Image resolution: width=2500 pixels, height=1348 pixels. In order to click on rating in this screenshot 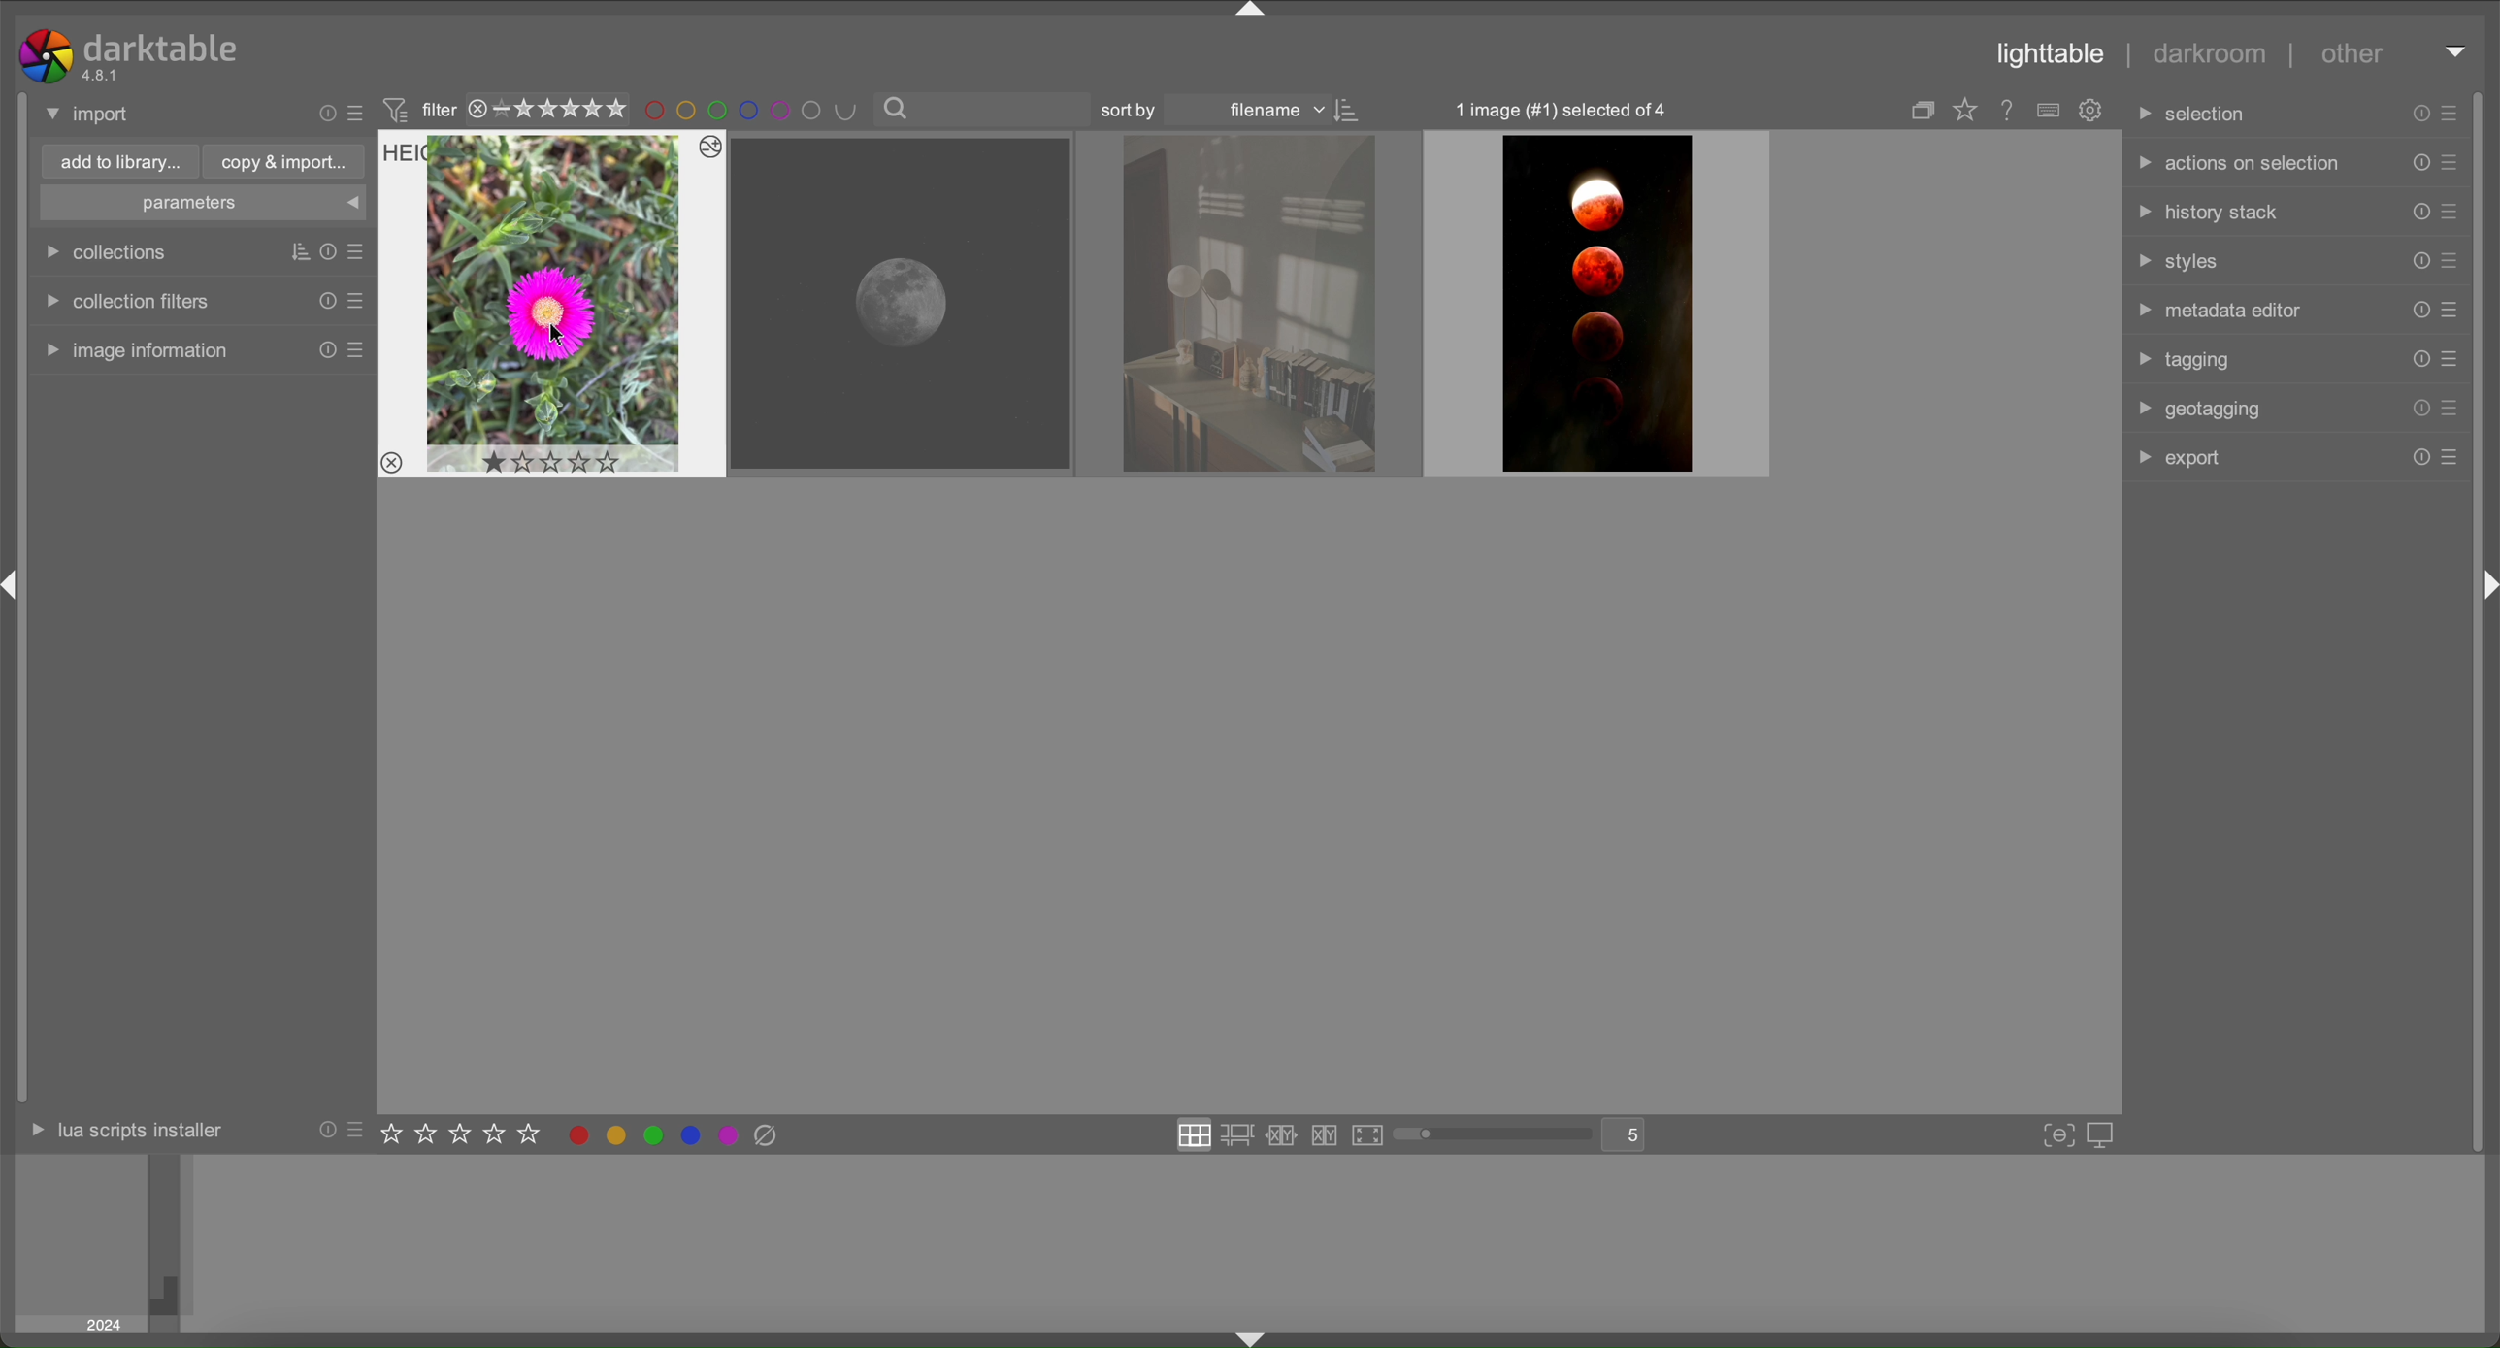, I will do `click(464, 1136)`.